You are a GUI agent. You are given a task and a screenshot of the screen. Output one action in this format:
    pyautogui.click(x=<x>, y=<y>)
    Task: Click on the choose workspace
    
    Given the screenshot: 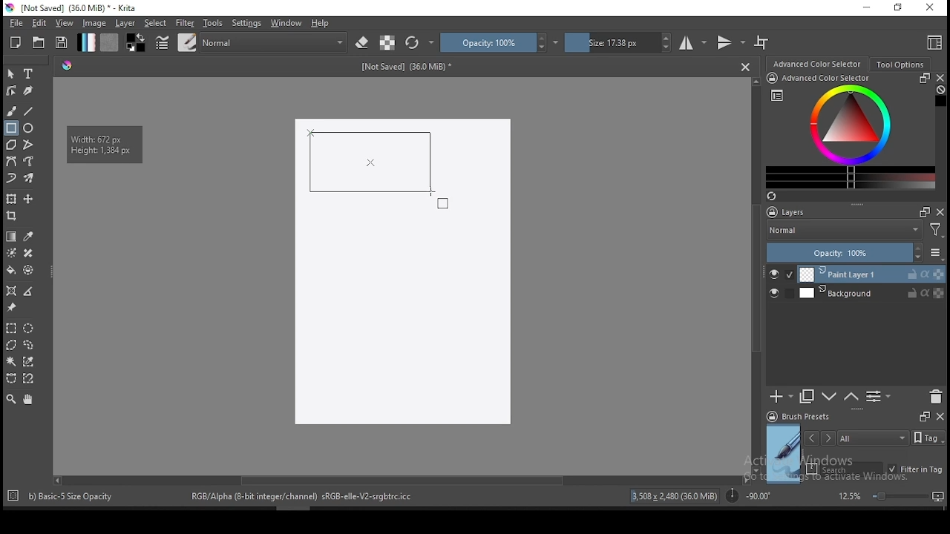 What is the action you would take?
    pyautogui.click(x=933, y=42)
    